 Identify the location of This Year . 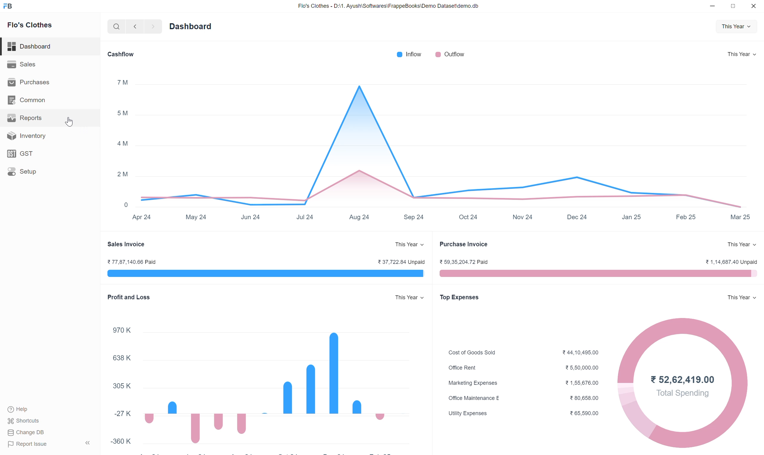
(407, 245).